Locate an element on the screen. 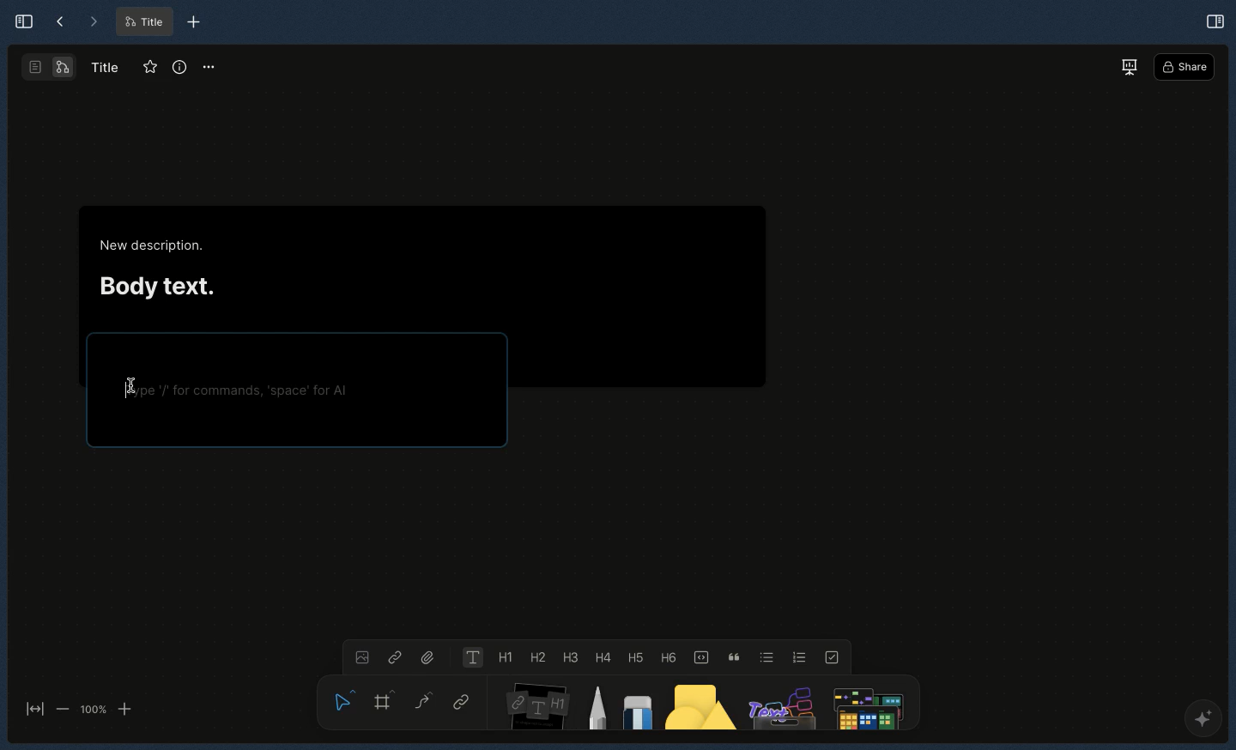  Fit to screen is located at coordinates (33, 711).